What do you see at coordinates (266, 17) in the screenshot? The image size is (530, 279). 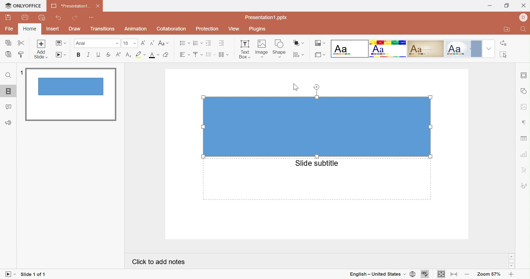 I see `Presentation1.pptx` at bounding box center [266, 17].